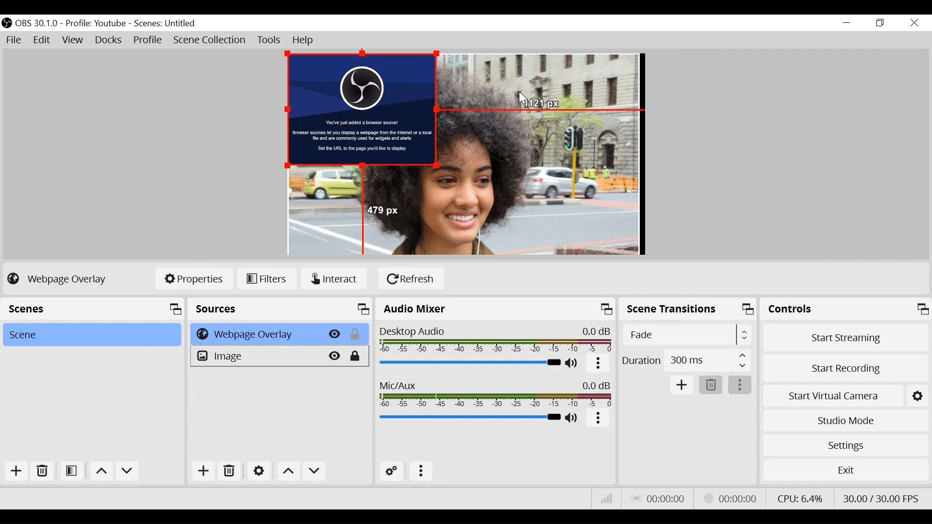 The height and width of the screenshot is (524, 932). Describe the element at coordinates (914, 23) in the screenshot. I see `Close` at that location.